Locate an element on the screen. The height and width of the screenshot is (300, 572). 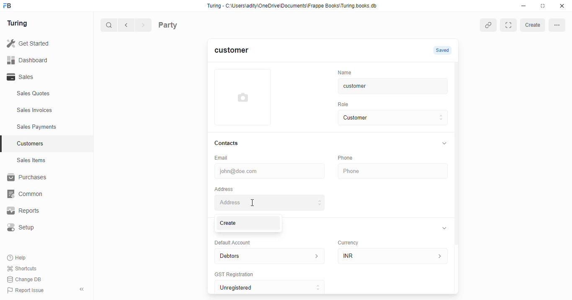
‘Common is located at coordinates (42, 194).